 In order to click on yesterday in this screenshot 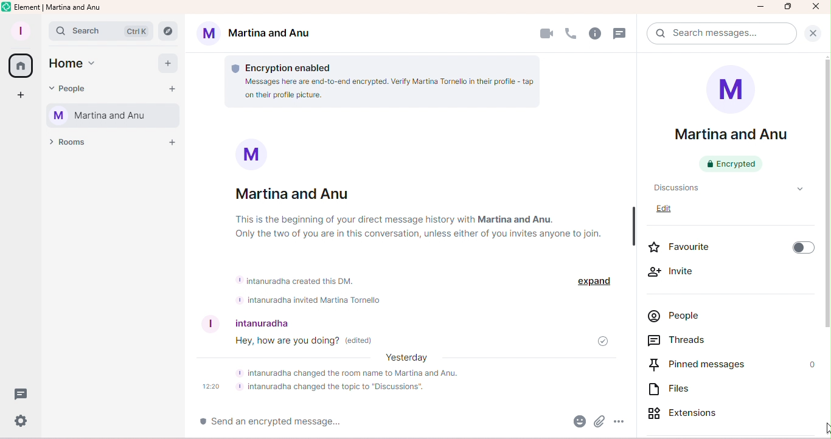, I will do `click(408, 360)`.